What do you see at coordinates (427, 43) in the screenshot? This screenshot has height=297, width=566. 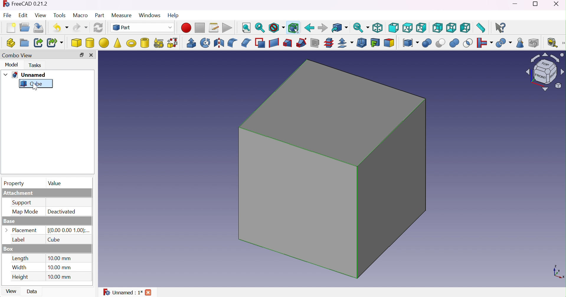 I see `Union ` at bounding box center [427, 43].